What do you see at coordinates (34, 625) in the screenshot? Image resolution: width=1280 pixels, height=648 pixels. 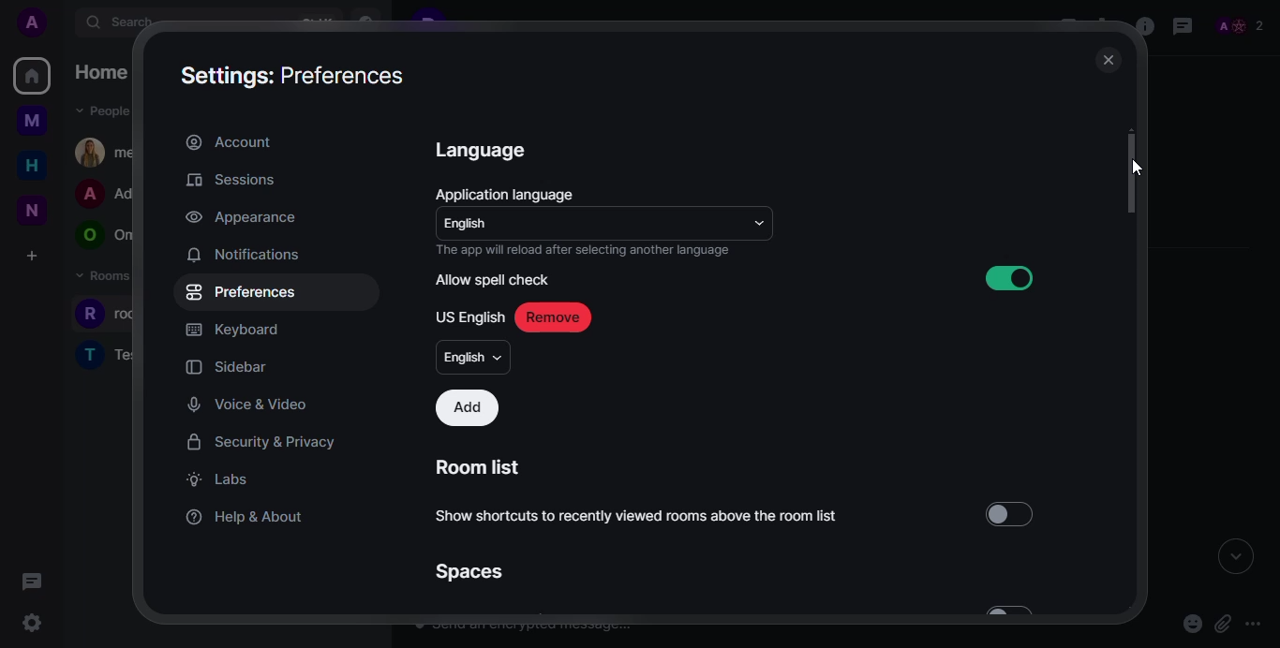 I see `Settings` at bounding box center [34, 625].